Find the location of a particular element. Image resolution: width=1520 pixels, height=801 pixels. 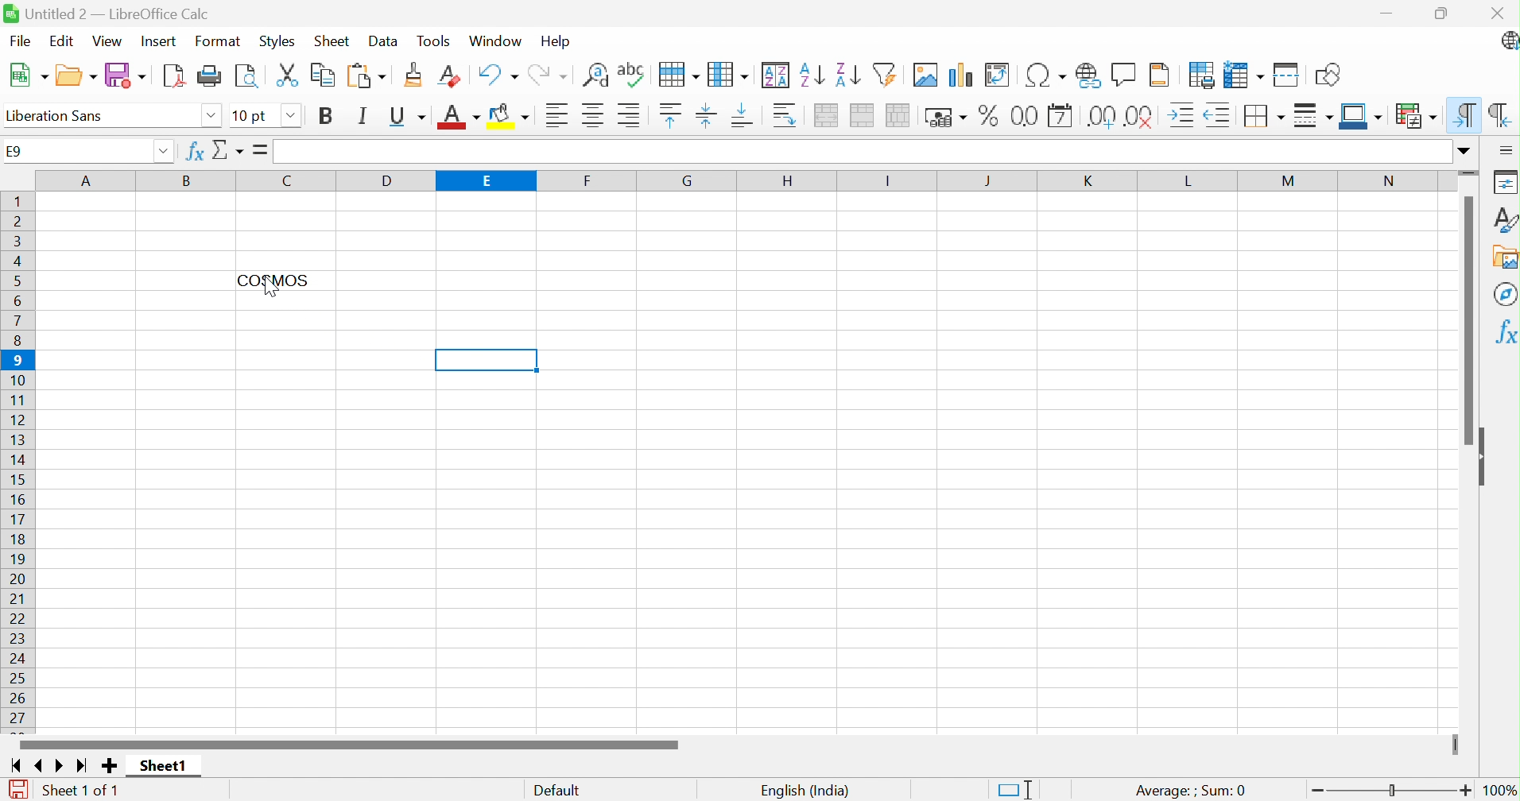

LibreOffice update available. is located at coordinates (1507, 41).